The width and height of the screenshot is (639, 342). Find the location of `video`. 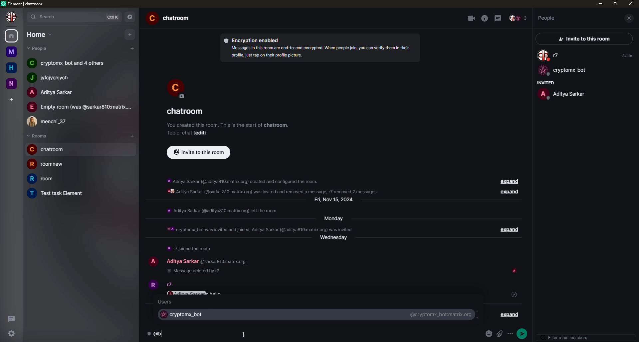

video is located at coordinates (471, 18).